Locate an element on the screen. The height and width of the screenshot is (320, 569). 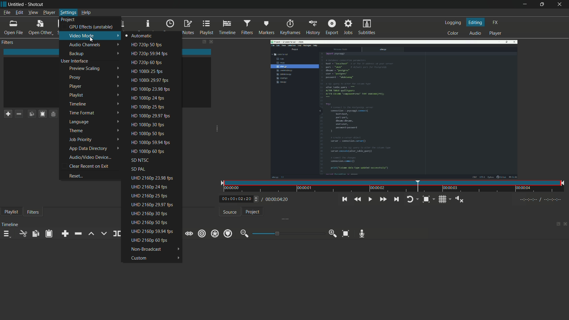
filters is located at coordinates (33, 212).